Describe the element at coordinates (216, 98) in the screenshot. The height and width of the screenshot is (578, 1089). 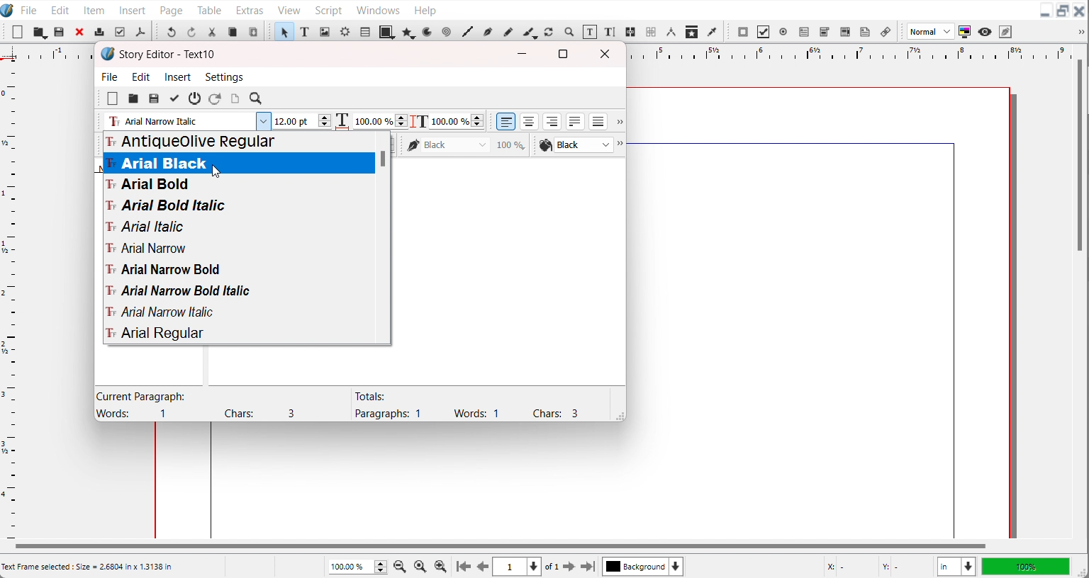
I see `Reload from the text frame` at that location.